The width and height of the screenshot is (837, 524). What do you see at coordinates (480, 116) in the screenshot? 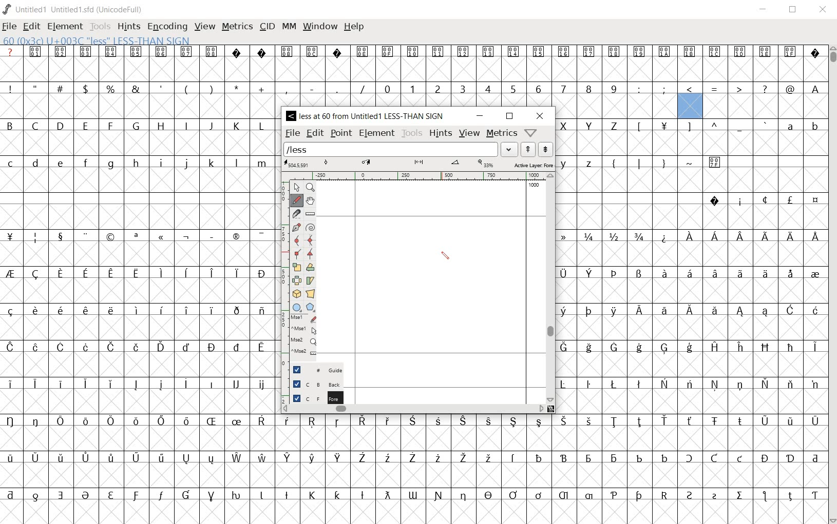
I see `minimize` at bounding box center [480, 116].